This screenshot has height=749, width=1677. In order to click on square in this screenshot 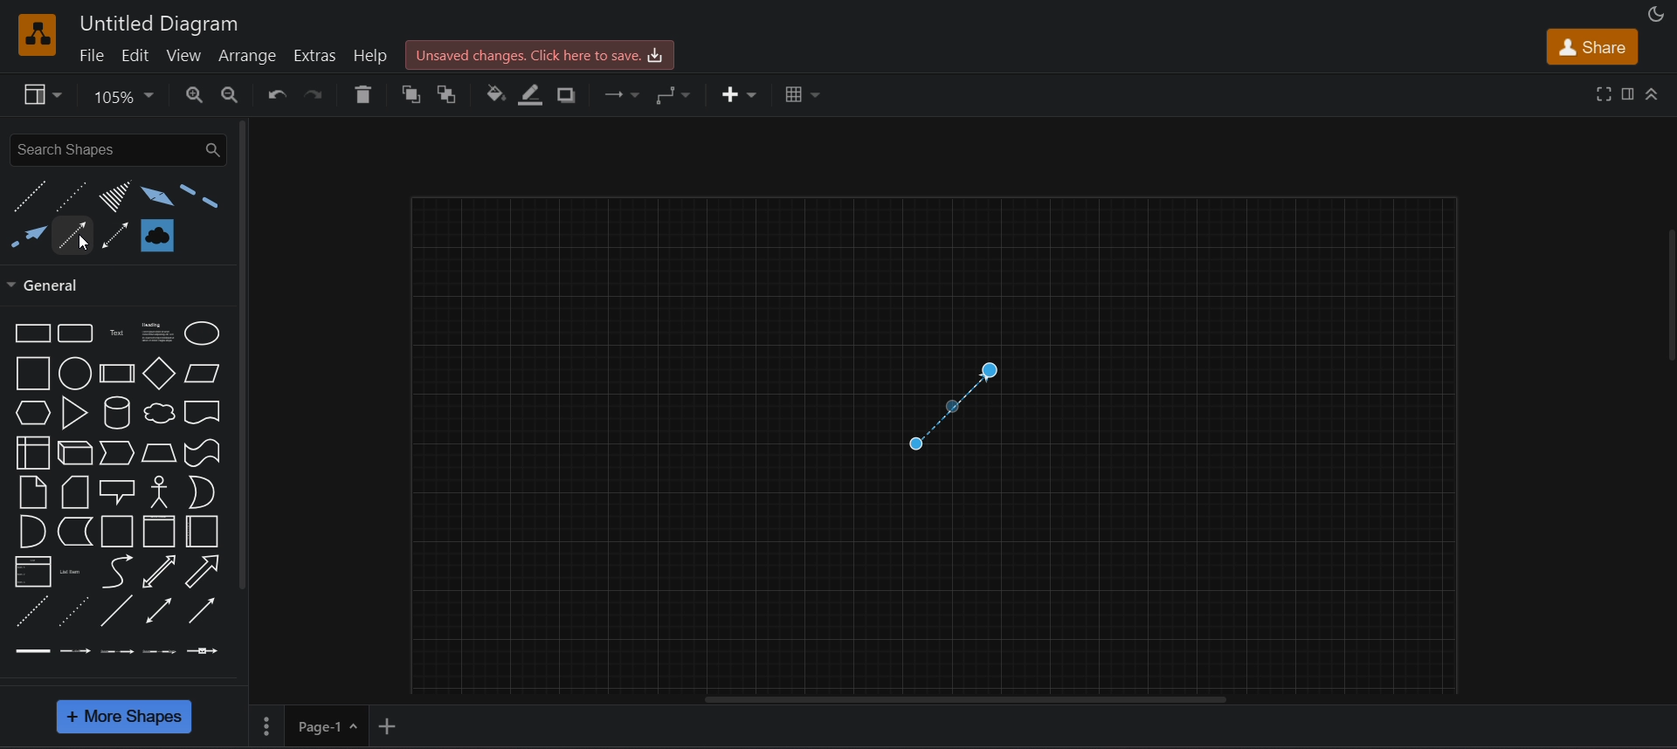, I will do `click(32, 373)`.